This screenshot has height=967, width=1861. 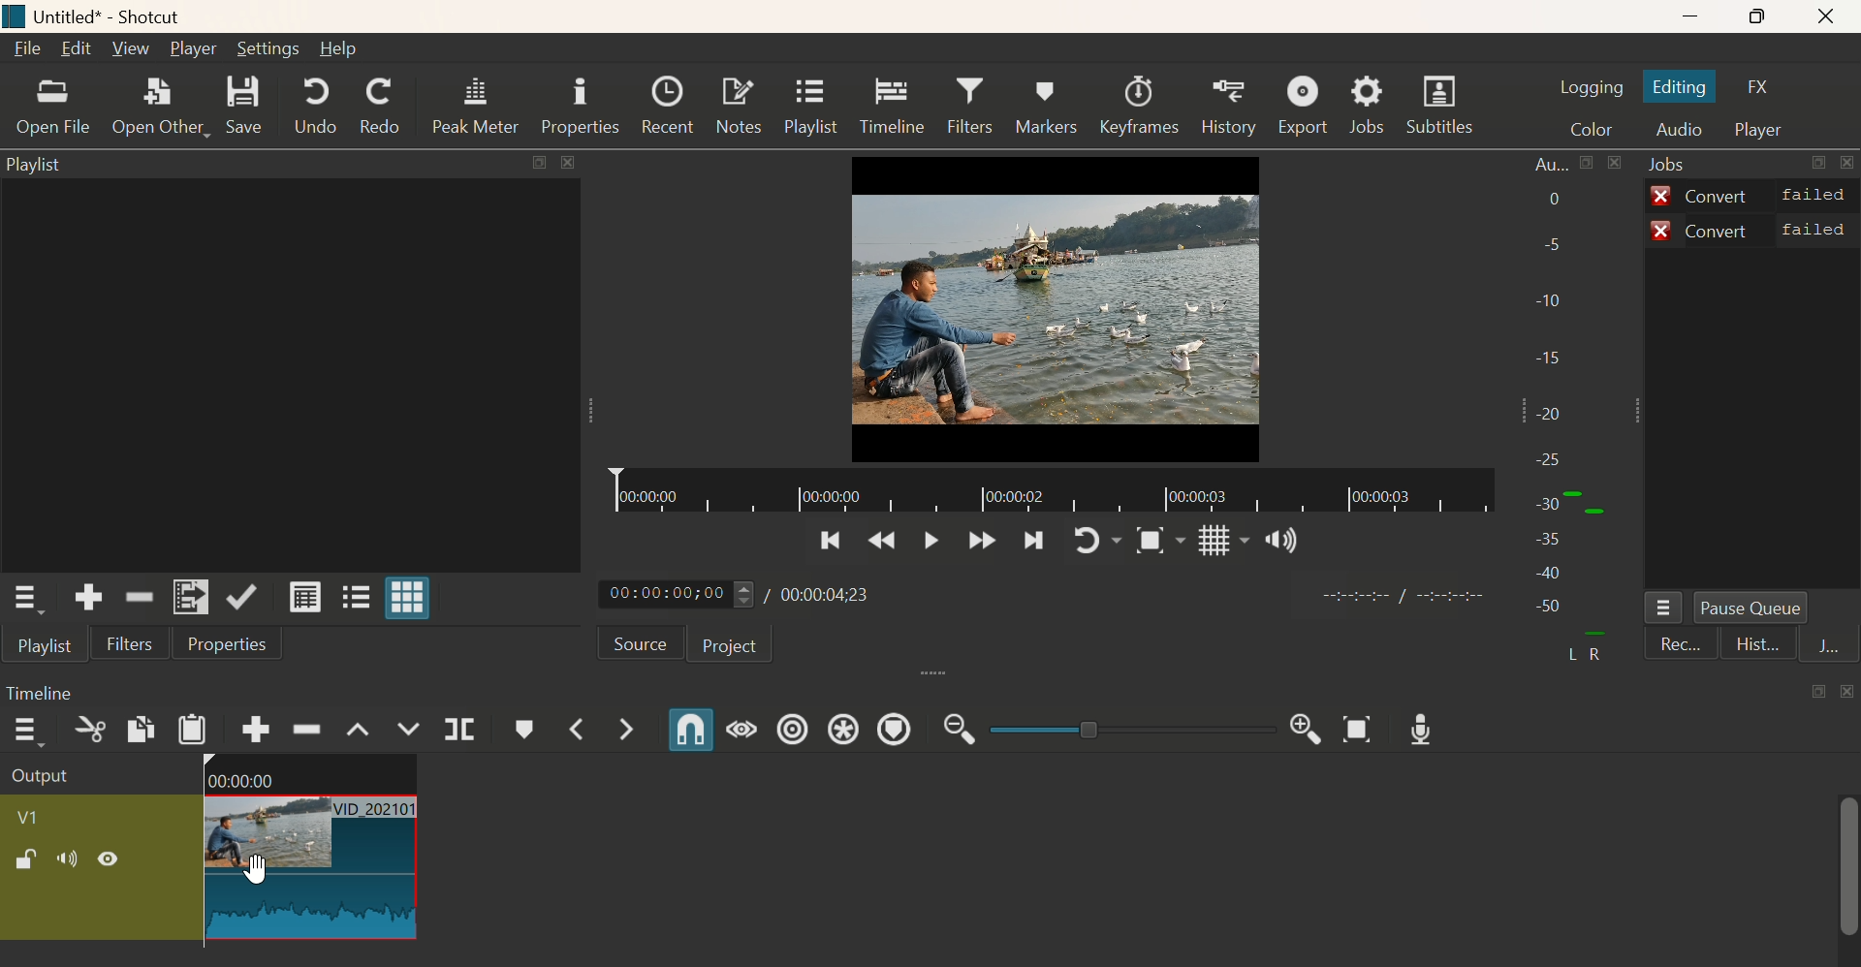 What do you see at coordinates (587, 730) in the screenshot?
I see `Previous Marker` at bounding box center [587, 730].